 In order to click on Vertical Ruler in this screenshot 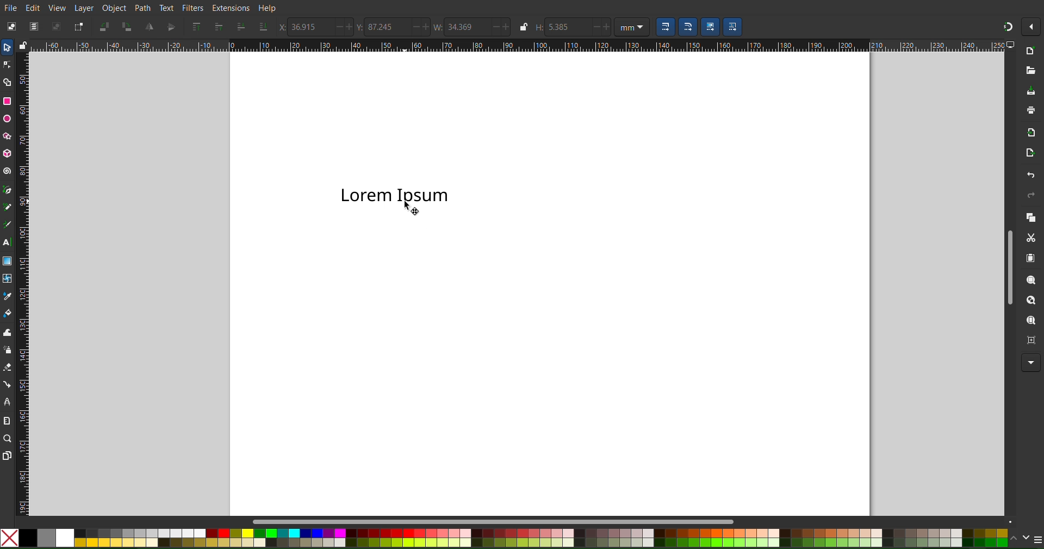, I will do `click(22, 277)`.